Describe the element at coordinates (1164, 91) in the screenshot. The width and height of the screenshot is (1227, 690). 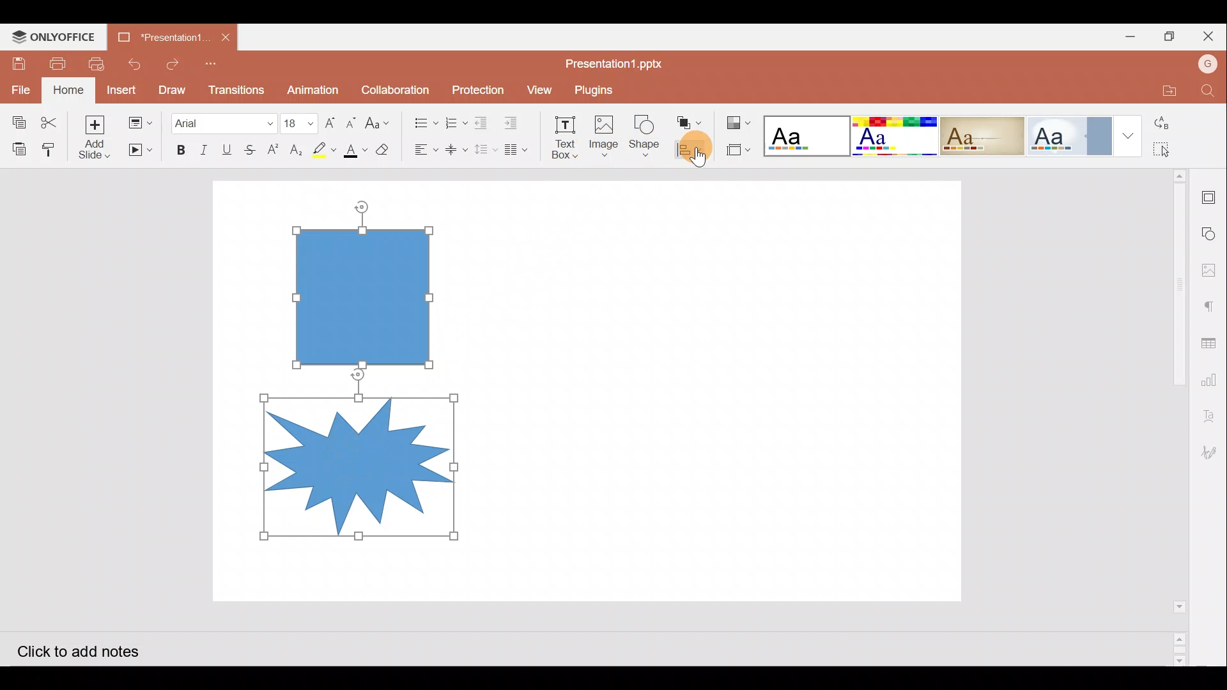
I see `Open file location` at that location.